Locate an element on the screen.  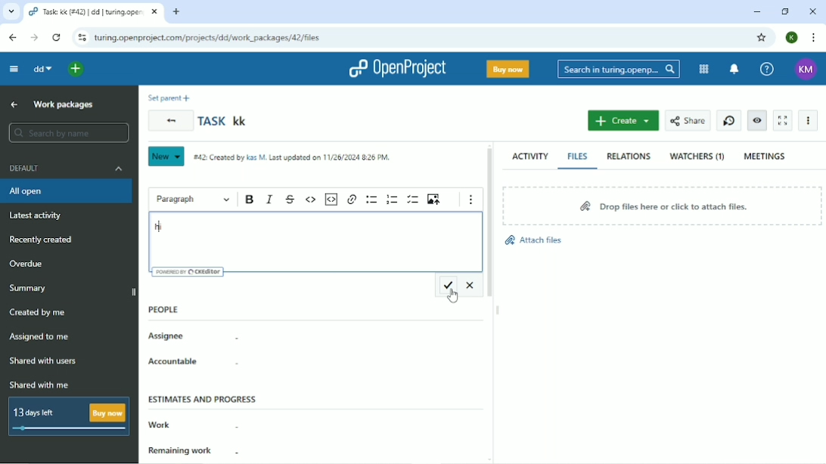
Recently created is located at coordinates (45, 240).